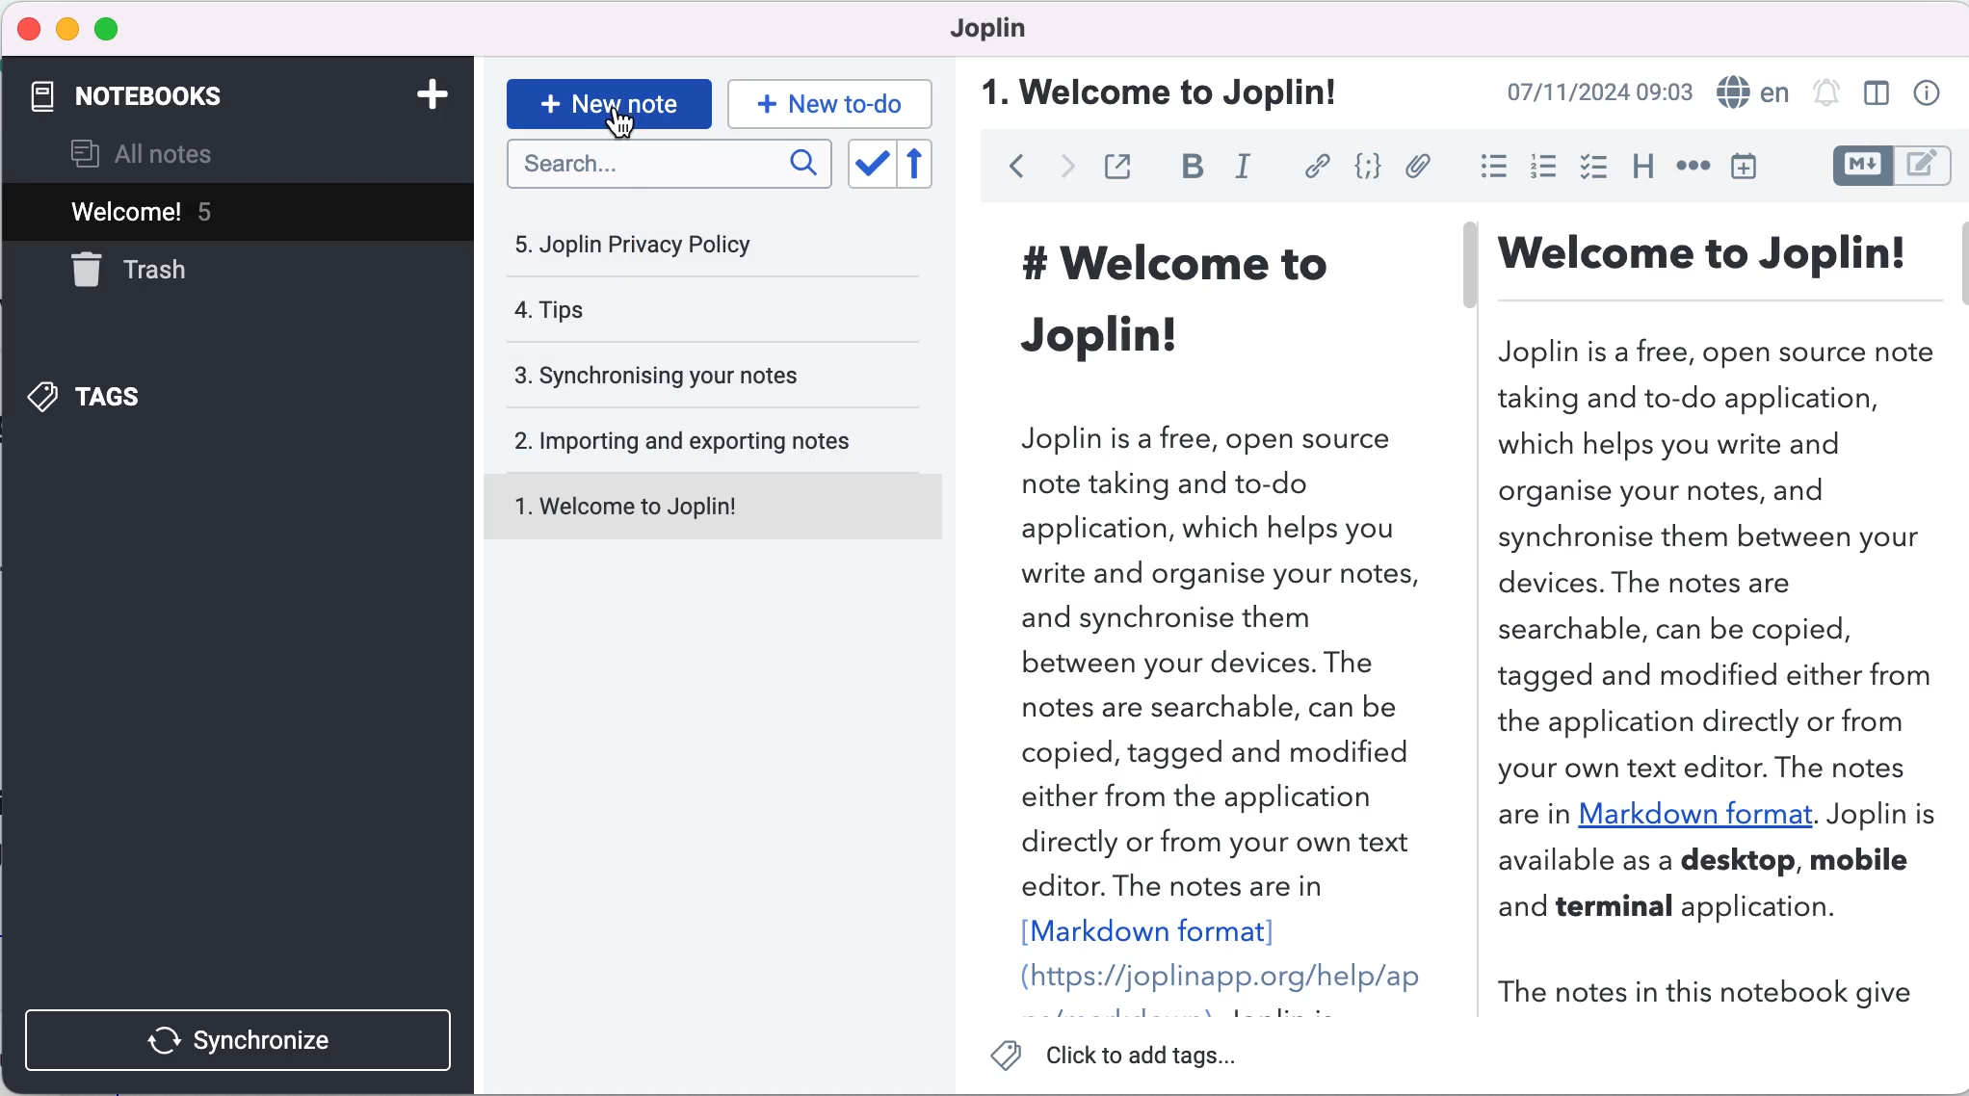  What do you see at coordinates (647, 245) in the screenshot?
I see `joplin privacy policy` at bounding box center [647, 245].